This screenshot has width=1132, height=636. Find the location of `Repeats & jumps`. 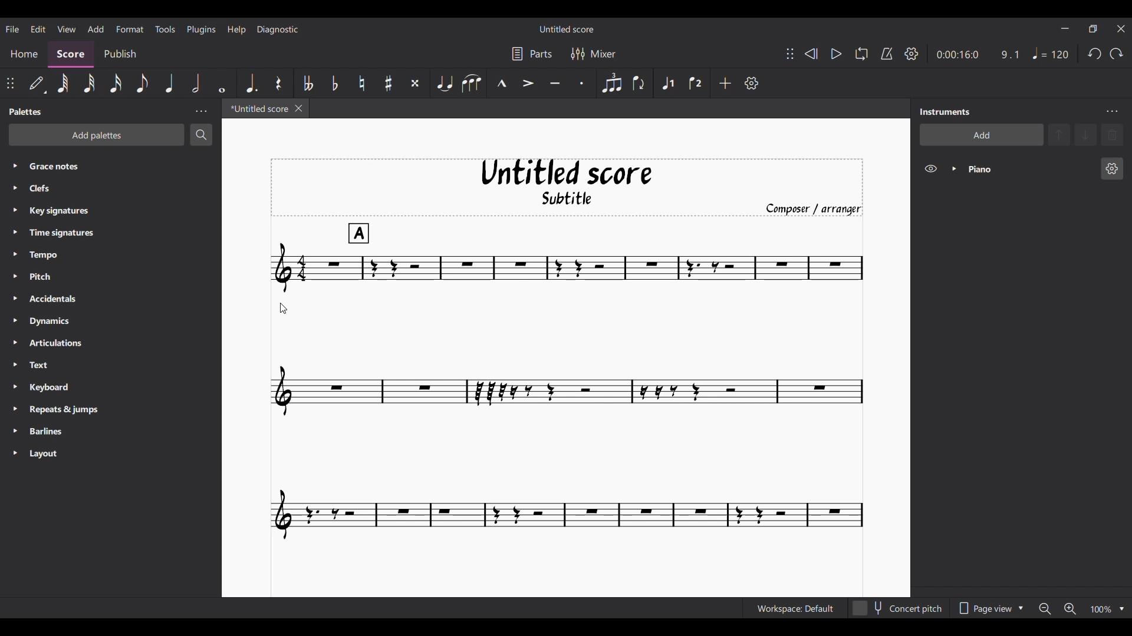

Repeats & jumps is located at coordinates (70, 409).